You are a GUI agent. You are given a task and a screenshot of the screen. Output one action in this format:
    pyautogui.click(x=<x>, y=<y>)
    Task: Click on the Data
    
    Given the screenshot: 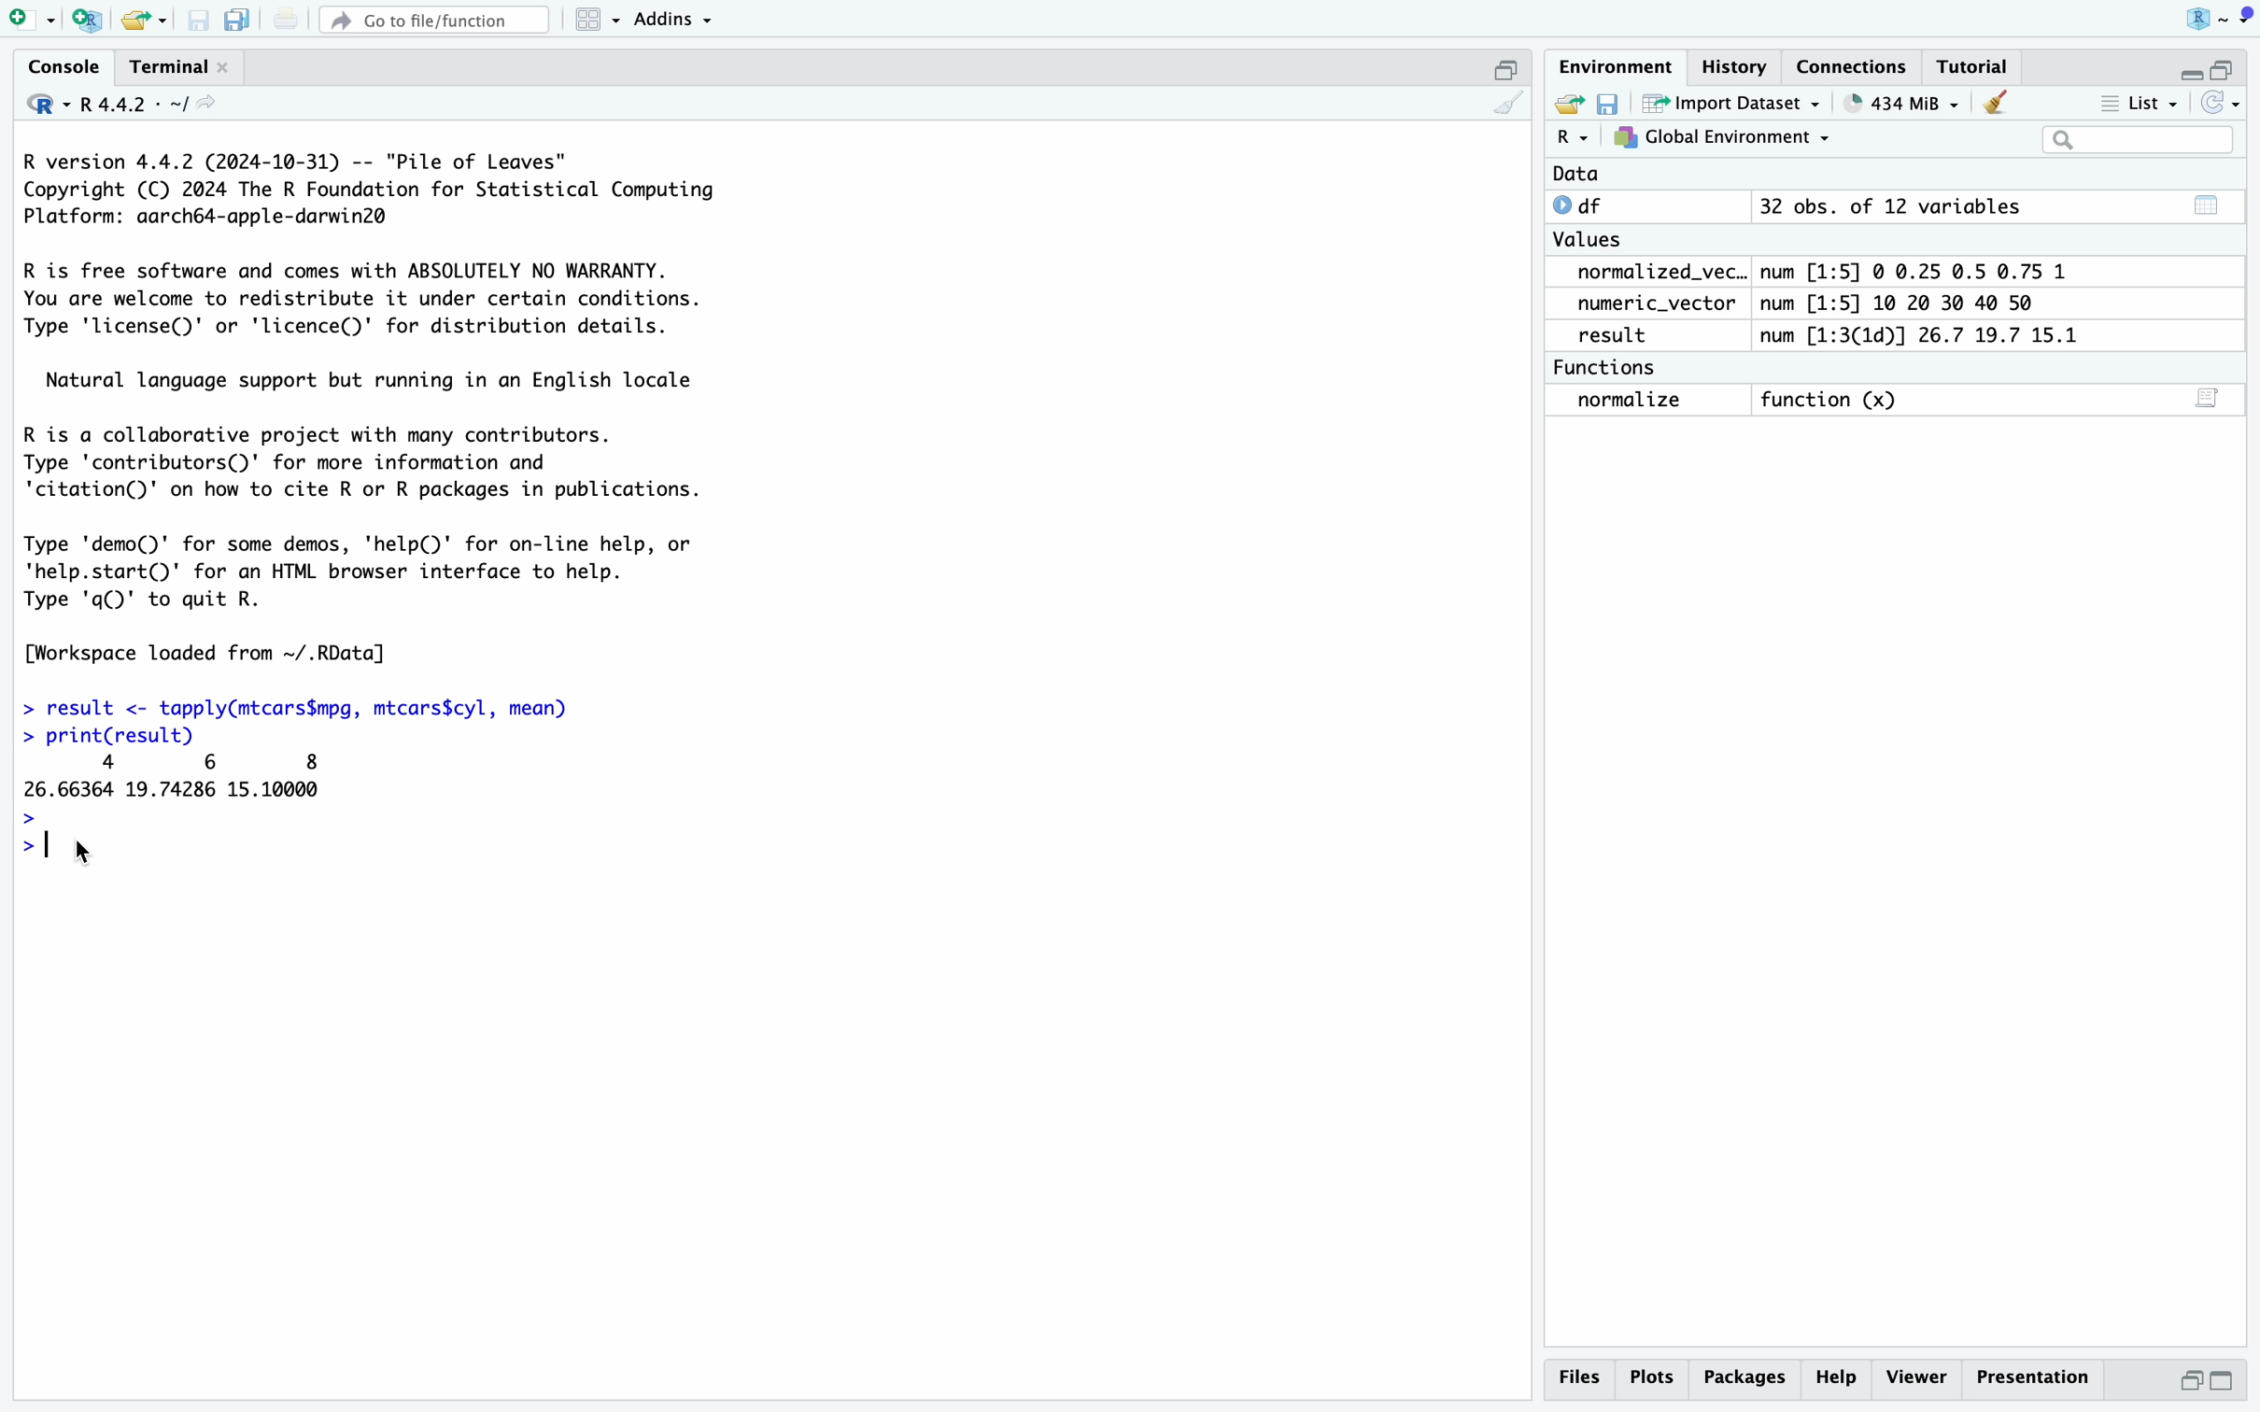 What is the action you would take?
    pyautogui.click(x=1581, y=176)
    